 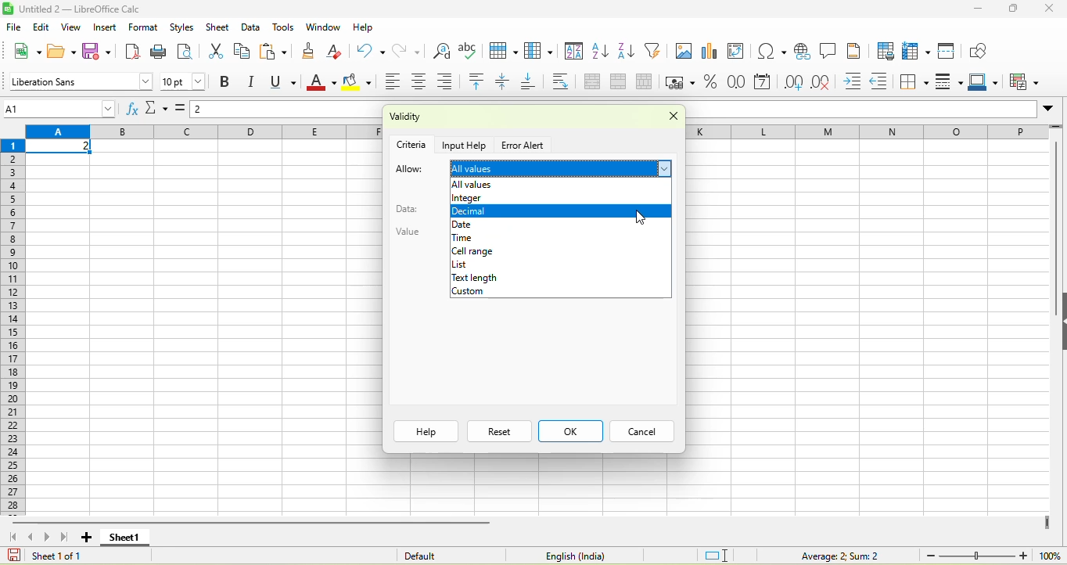 I want to click on auto filter, so click(x=656, y=50).